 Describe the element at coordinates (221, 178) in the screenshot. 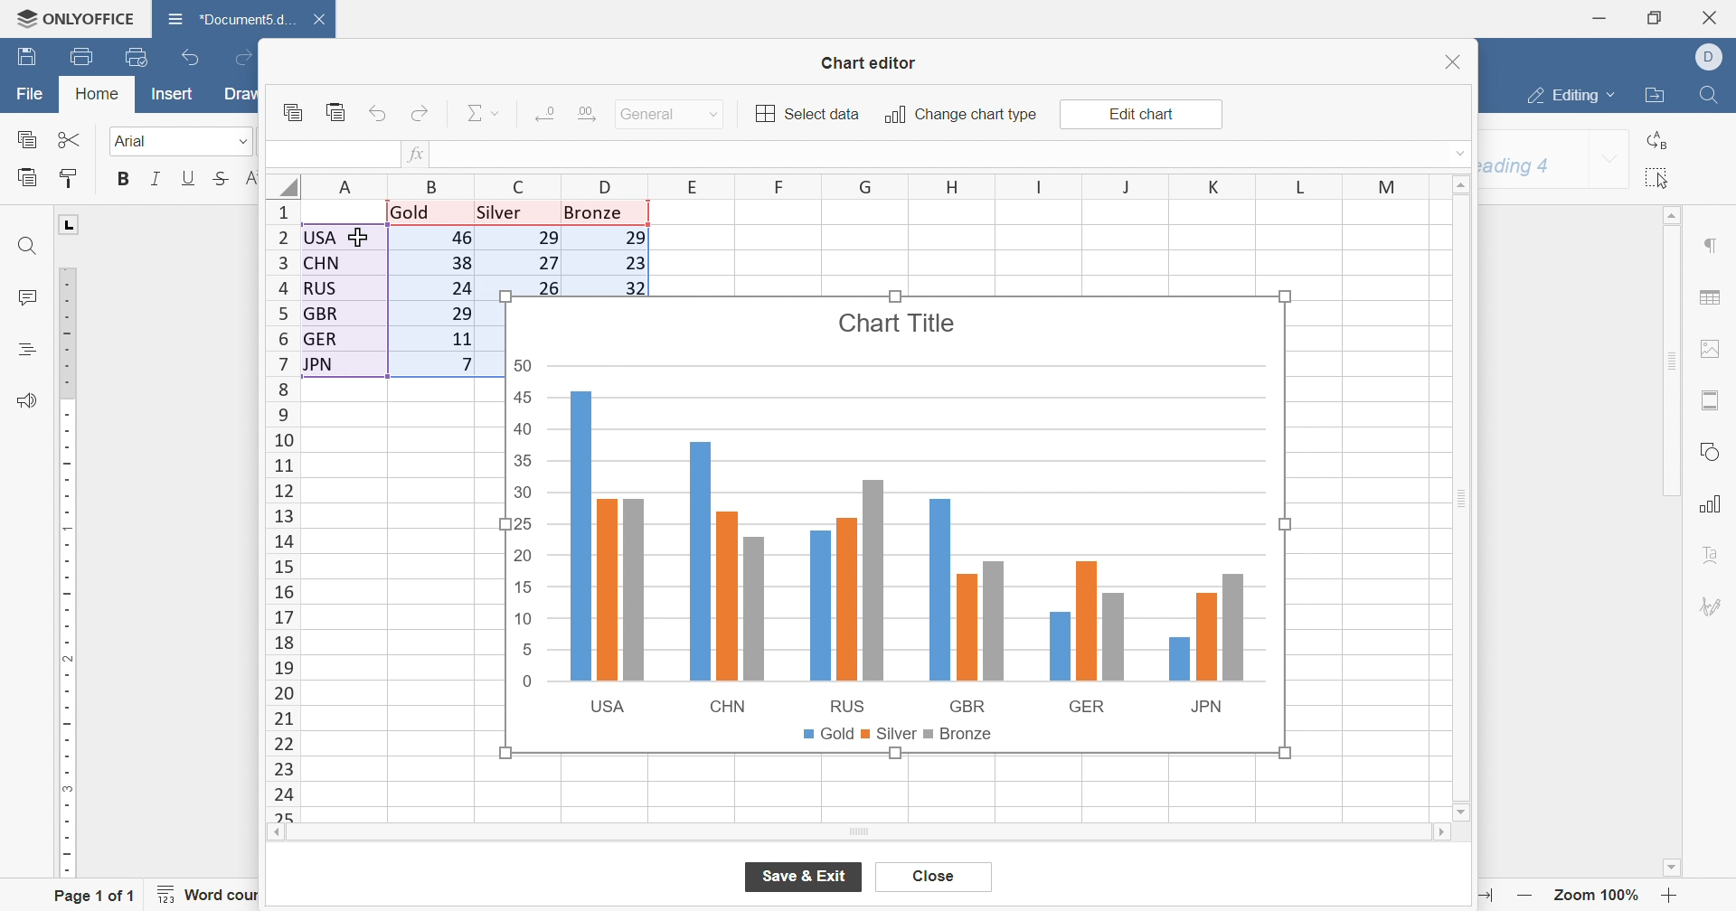

I see `strikethrough` at that location.